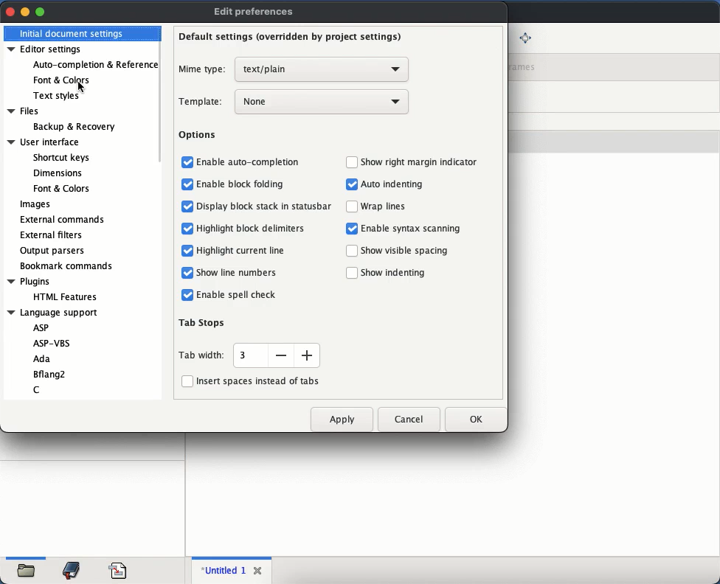 Image resolution: width=720 pixels, height=584 pixels. I want to click on tab stops, so click(205, 324).